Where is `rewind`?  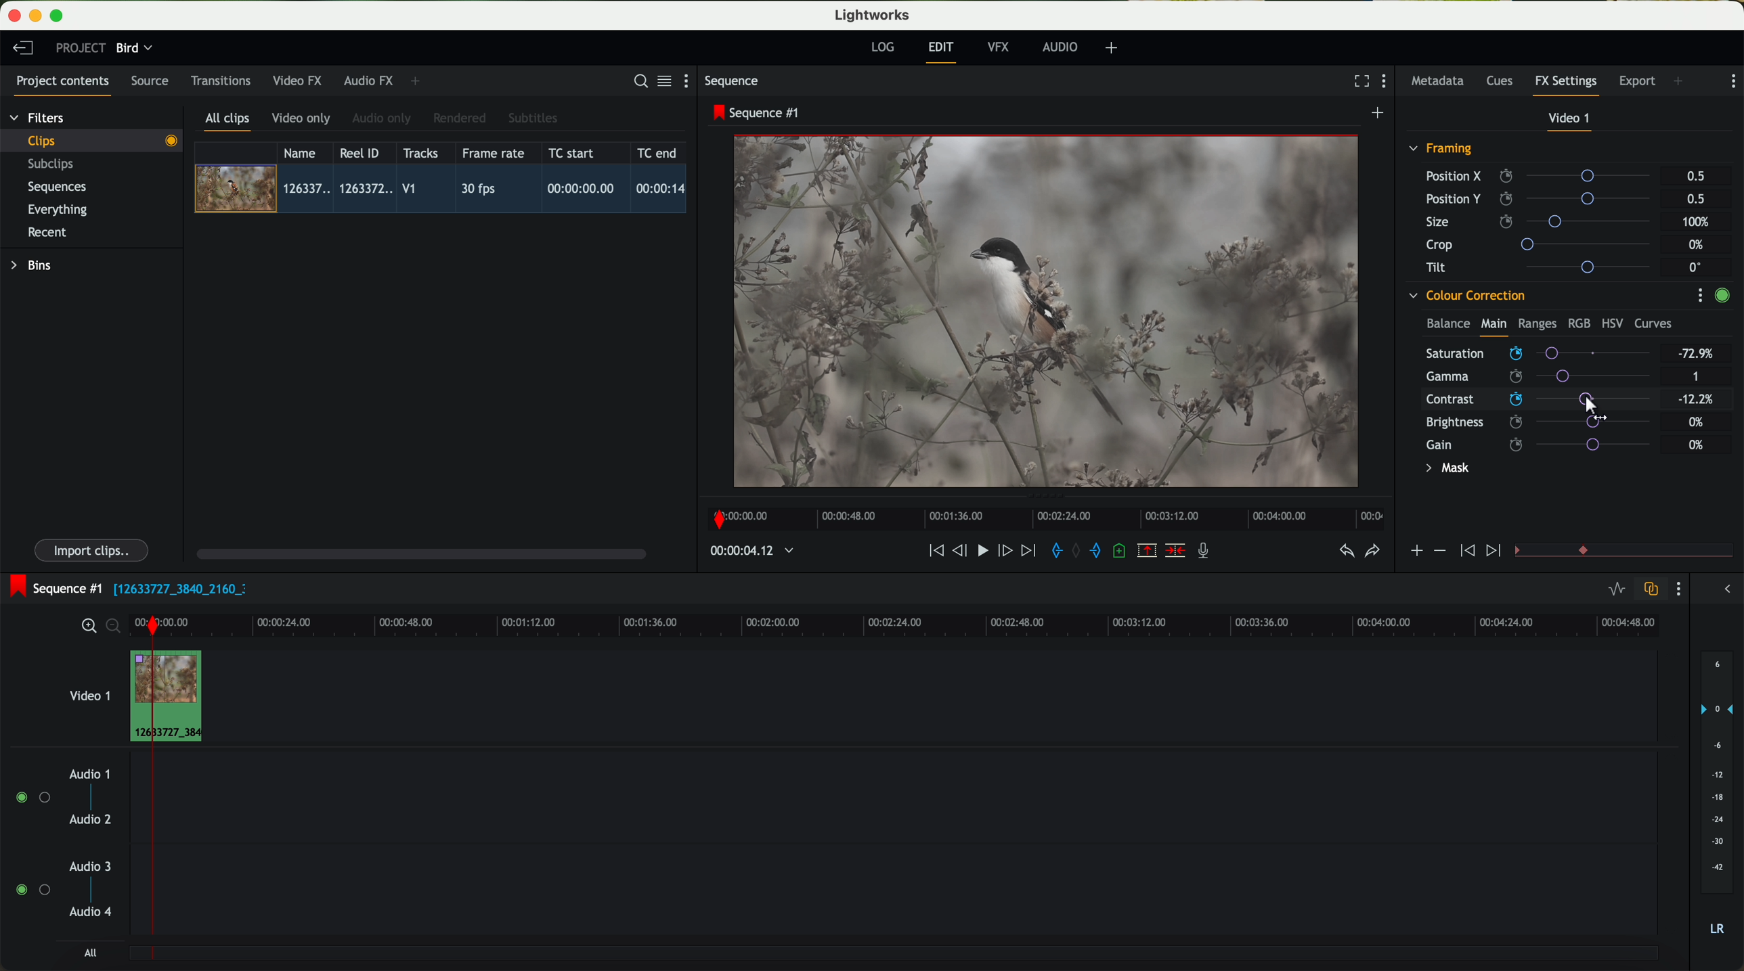 rewind is located at coordinates (935, 551).